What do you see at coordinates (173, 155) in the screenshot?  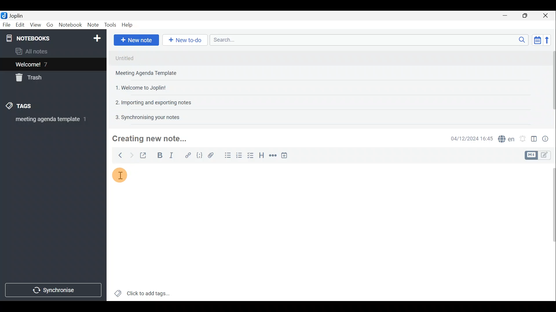 I see `Italic` at bounding box center [173, 155].